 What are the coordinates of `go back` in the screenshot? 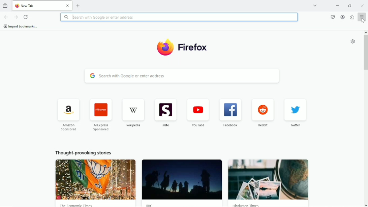 It's located at (6, 17).